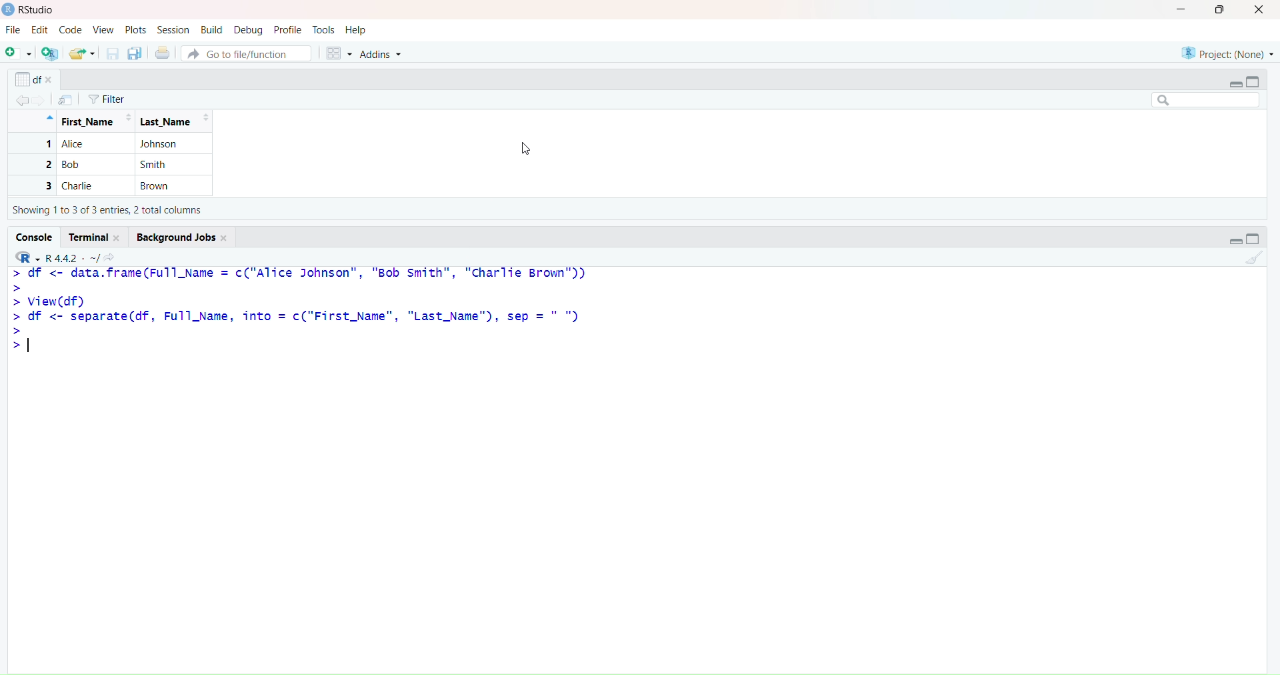  What do you see at coordinates (39, 31) in the screenshot?
I see `Edit` at bounding box center [39, 31].